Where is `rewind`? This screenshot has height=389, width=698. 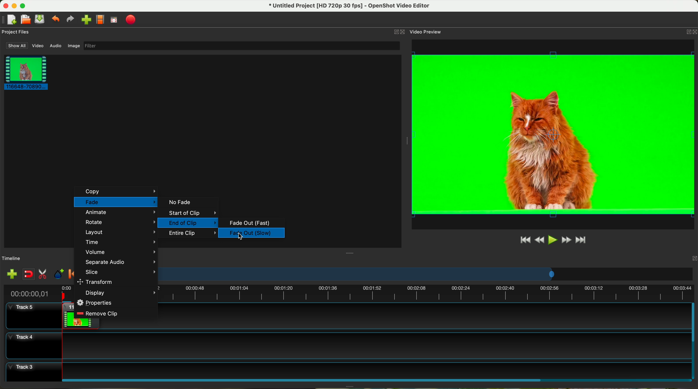 rewind is located at coordinates (540, 240).